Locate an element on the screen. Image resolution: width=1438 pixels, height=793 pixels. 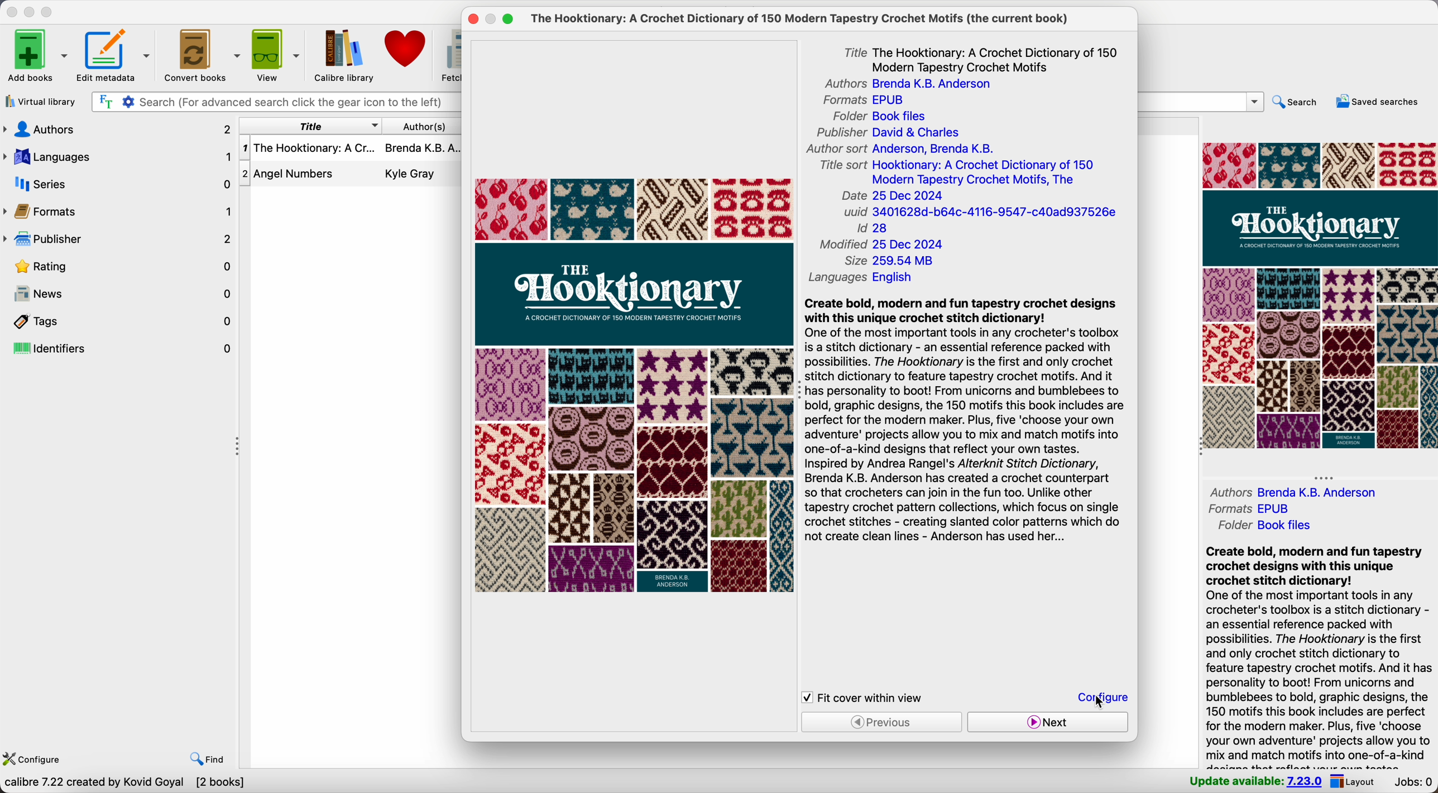
search bar is located at coordinates (1202, 102).